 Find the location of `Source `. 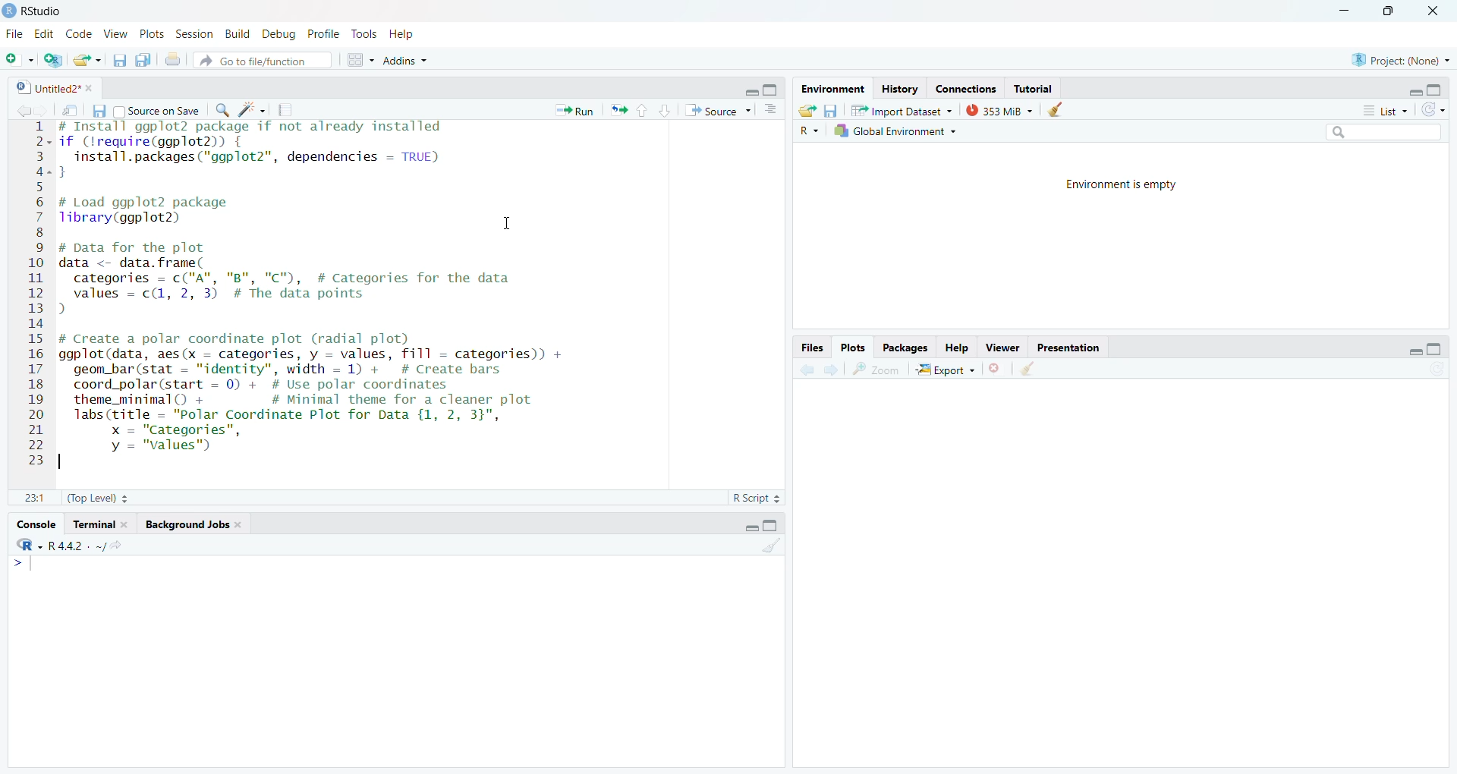

Source  is located at coordinates (717, 110).